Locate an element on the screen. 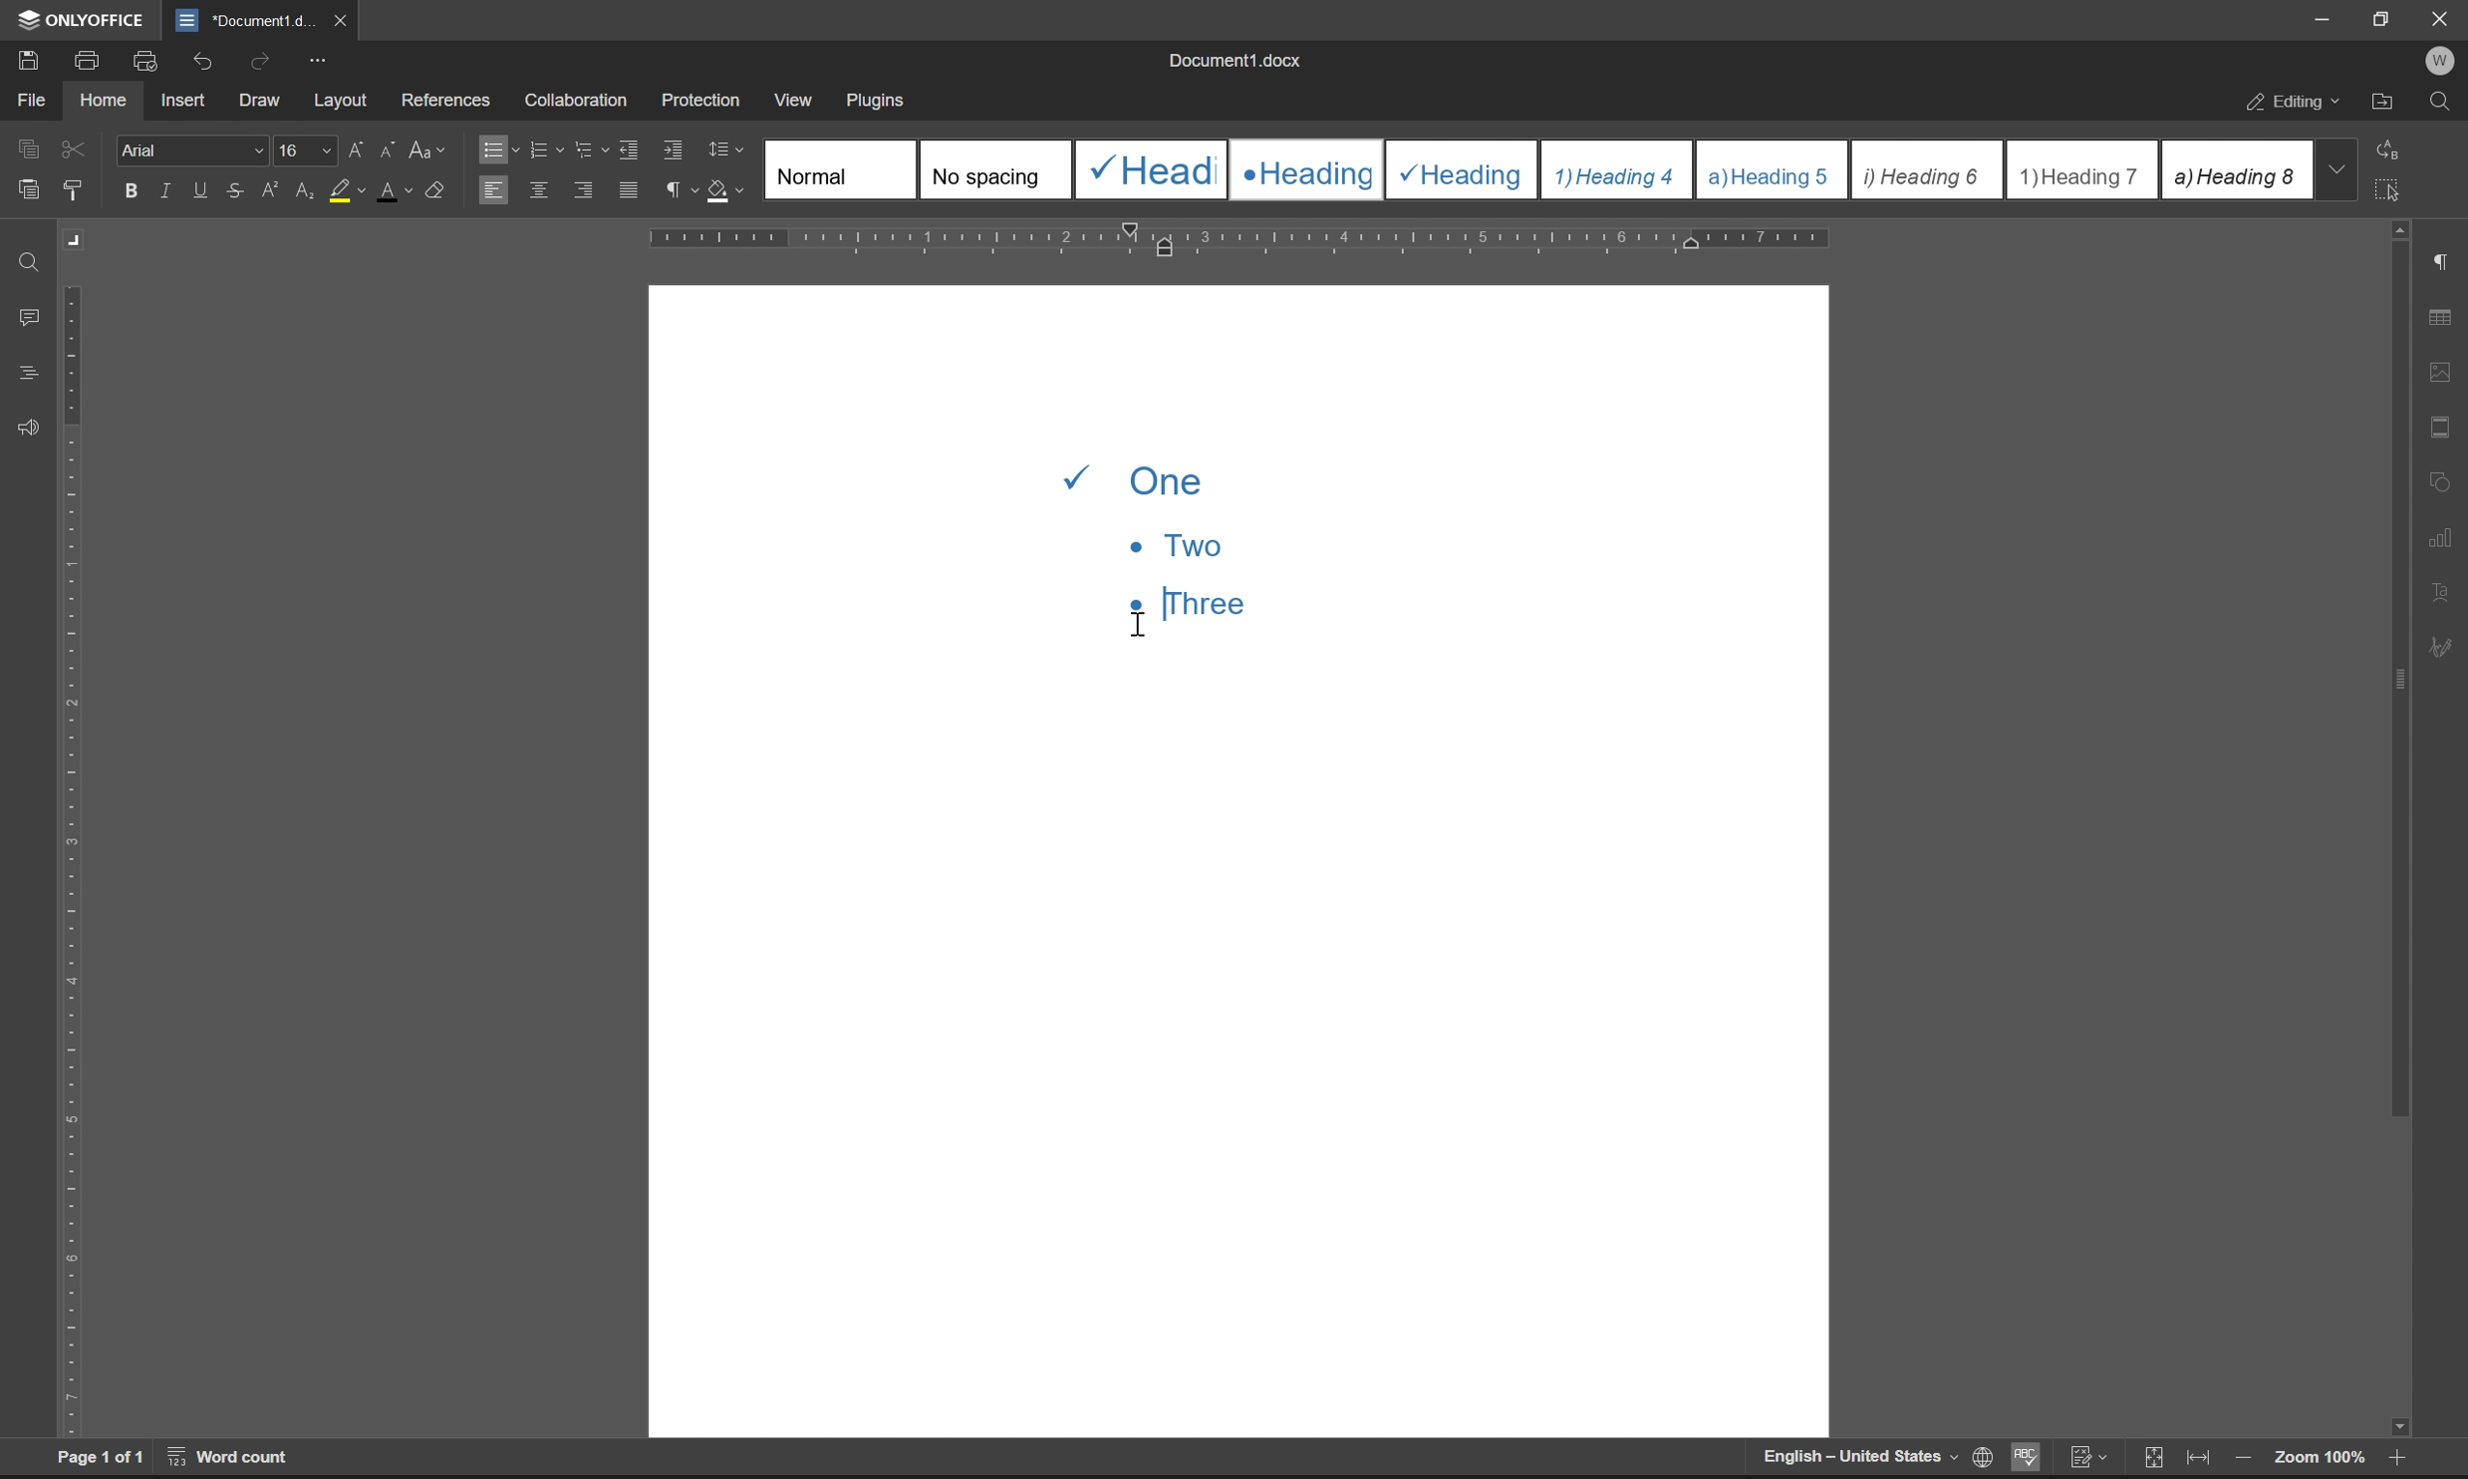 The height and width of the screenshot is (1479, 2468). draw is located at coordinates (265, 102).